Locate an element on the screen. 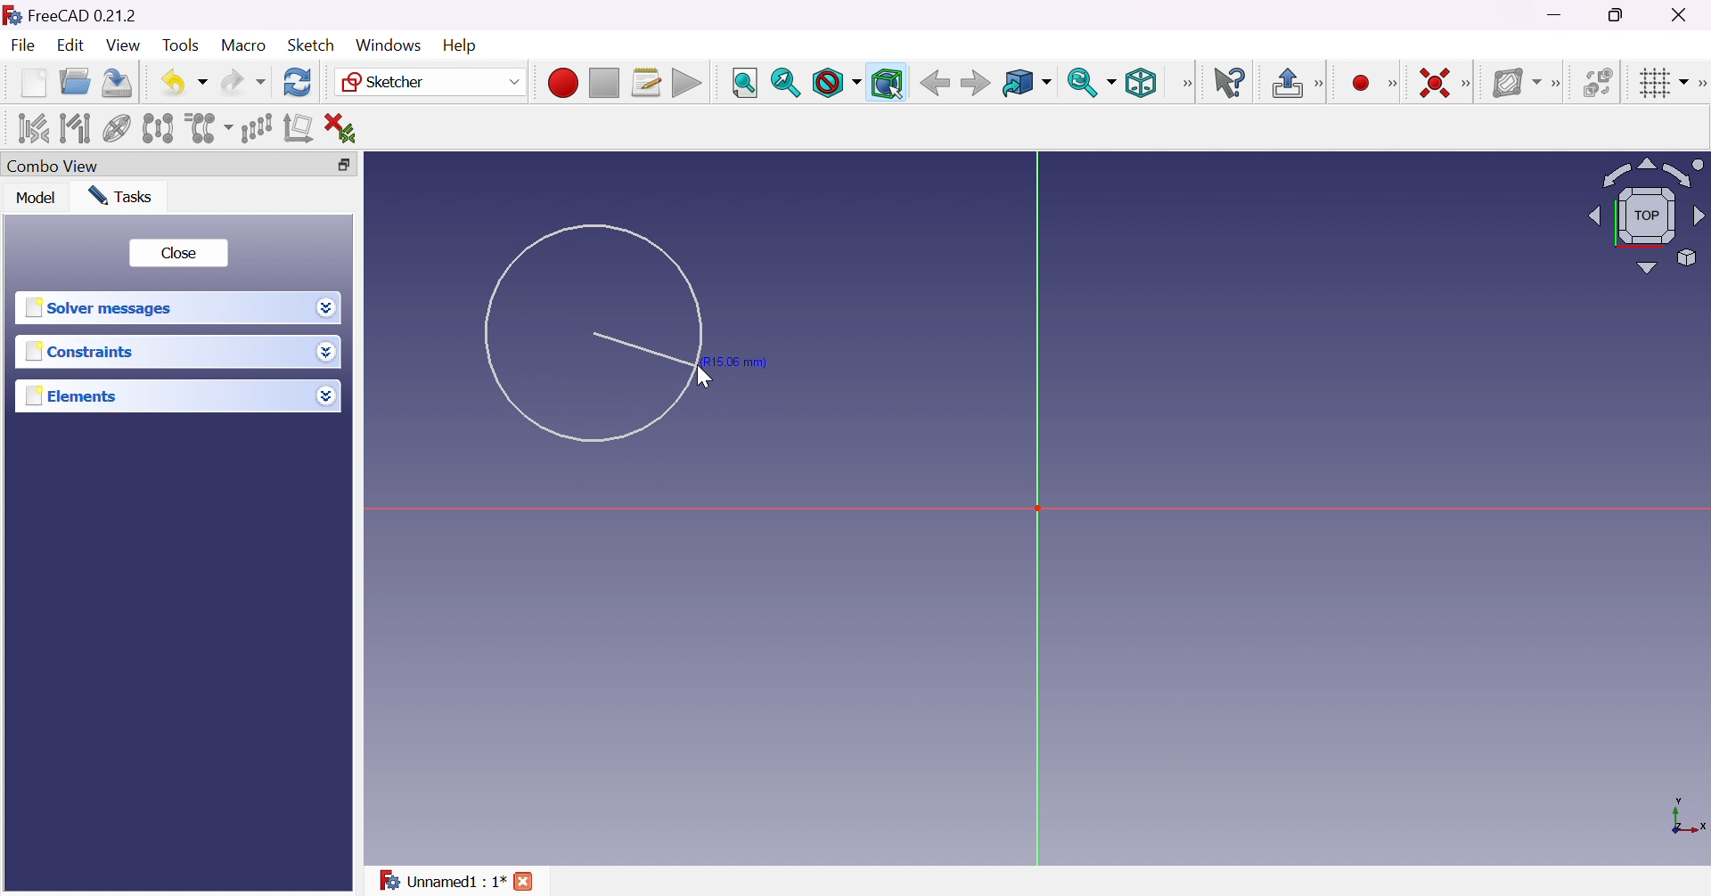 The height and width of the screenshot is (896, 1711). Bounding box is located at coordinates (888, 84).